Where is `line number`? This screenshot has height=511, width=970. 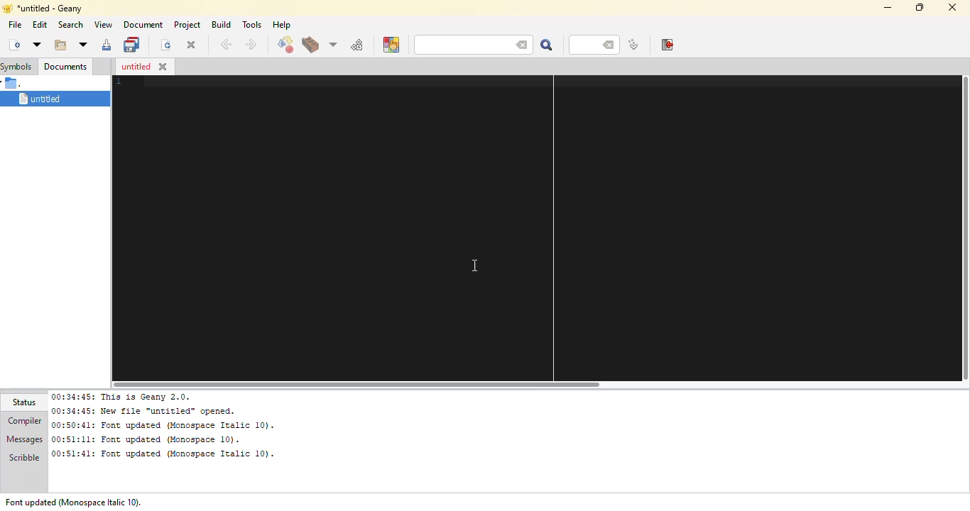
line number is located at coordinates (587, 45).